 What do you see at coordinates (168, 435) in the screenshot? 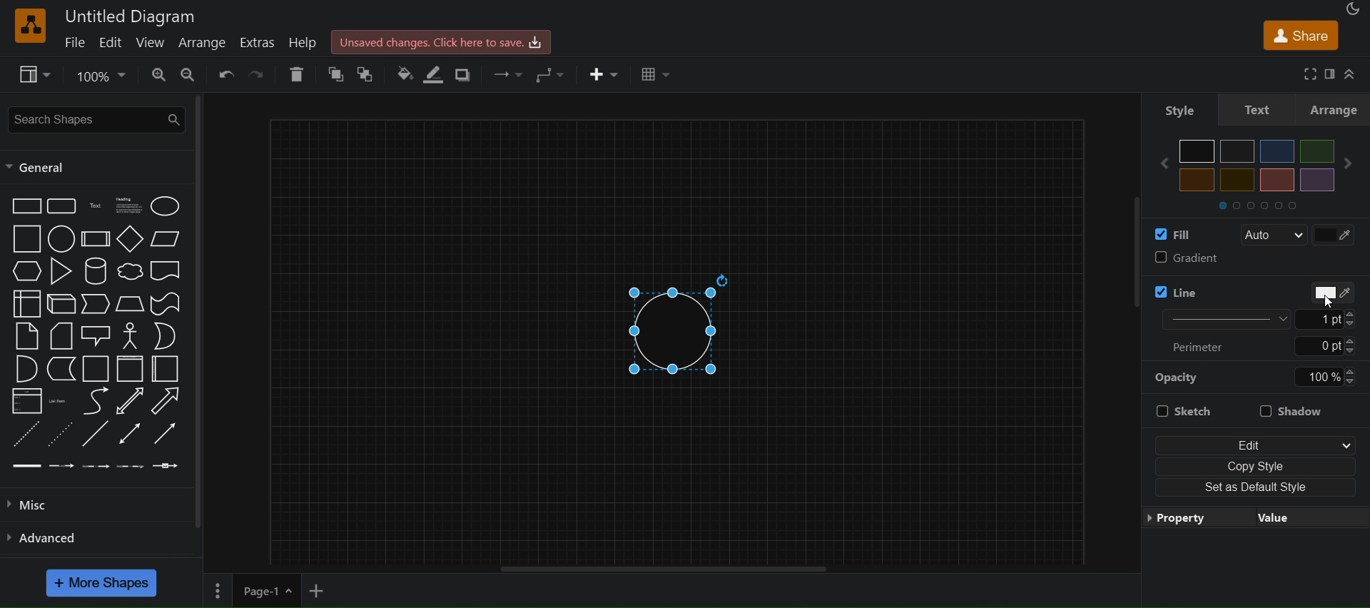
I see `directional connector` at bounding box center [168, 435].